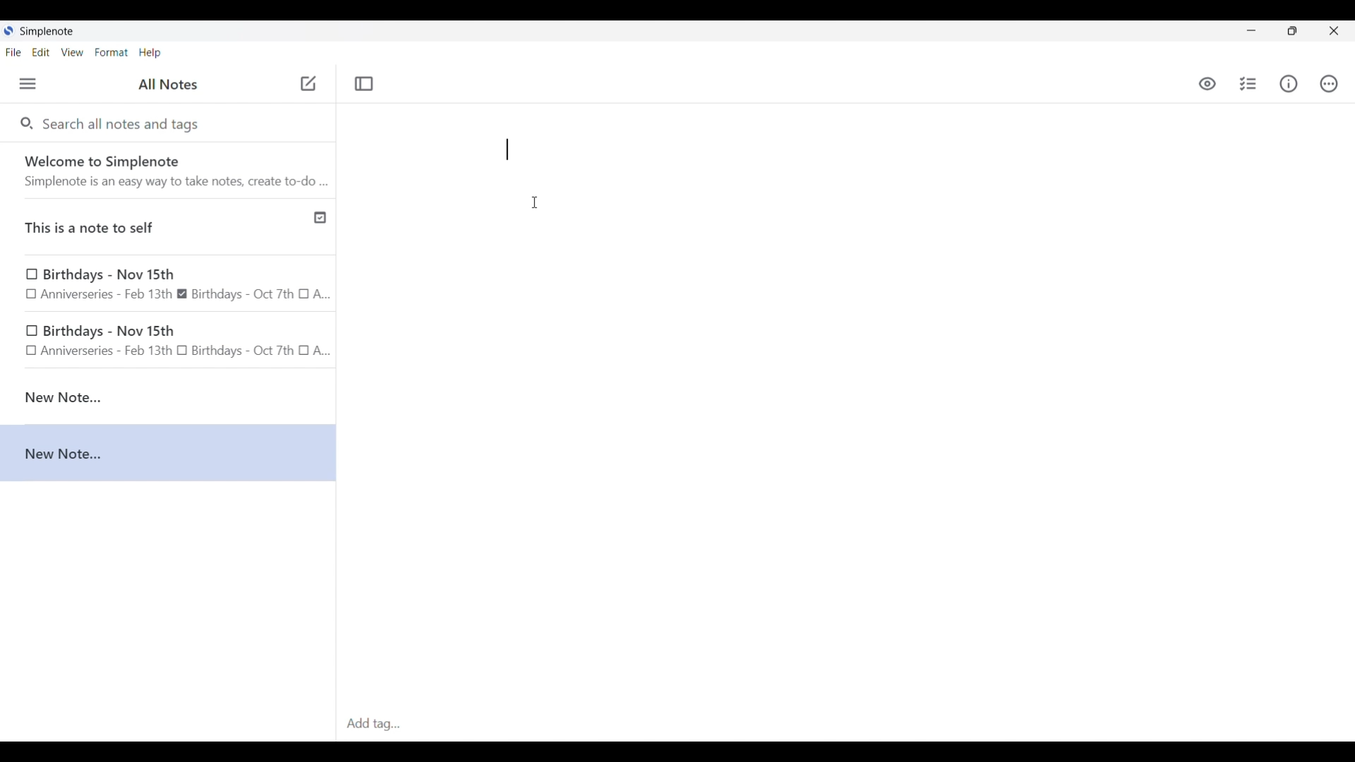 The image size is (1355, 762). Describe the element at coordinates (308, 83) in the screenshot. I see `Click to add new note` at that location.